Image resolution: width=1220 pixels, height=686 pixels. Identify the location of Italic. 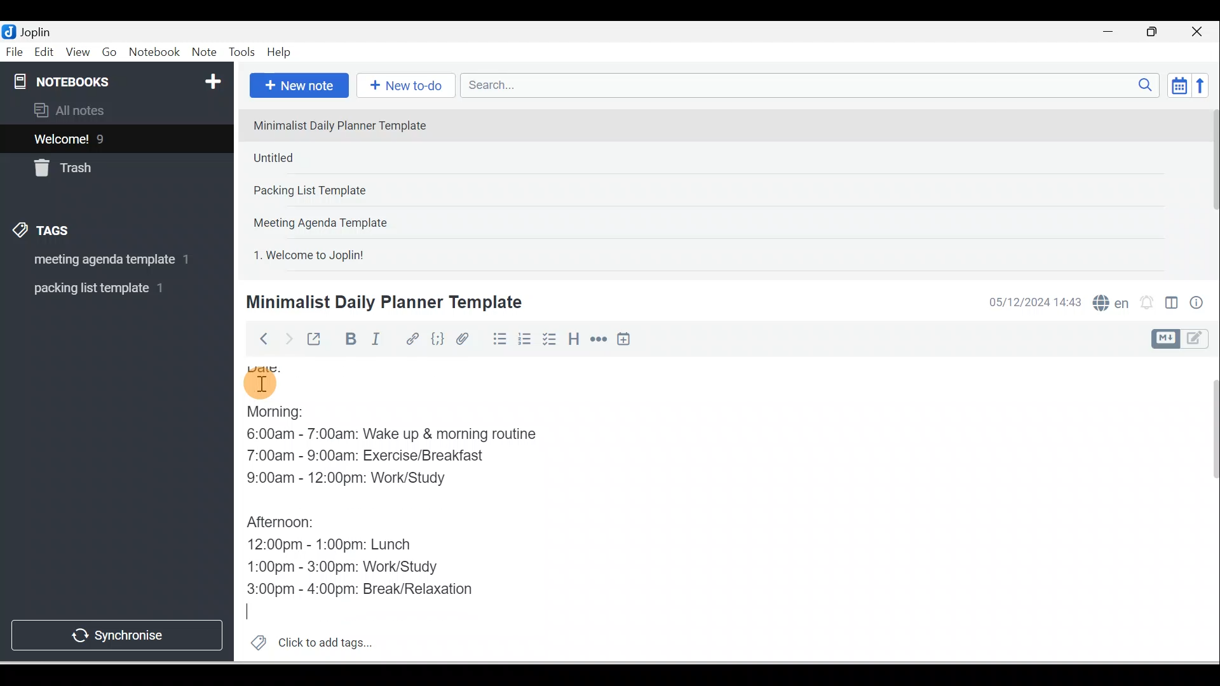
(378, 341).